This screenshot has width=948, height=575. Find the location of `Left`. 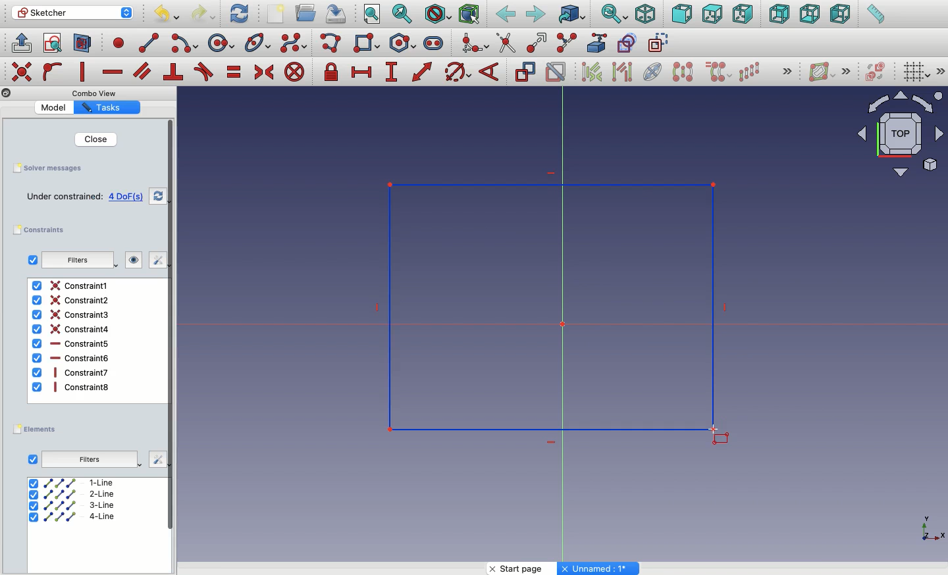

Left is located at coordinates (839, 14).